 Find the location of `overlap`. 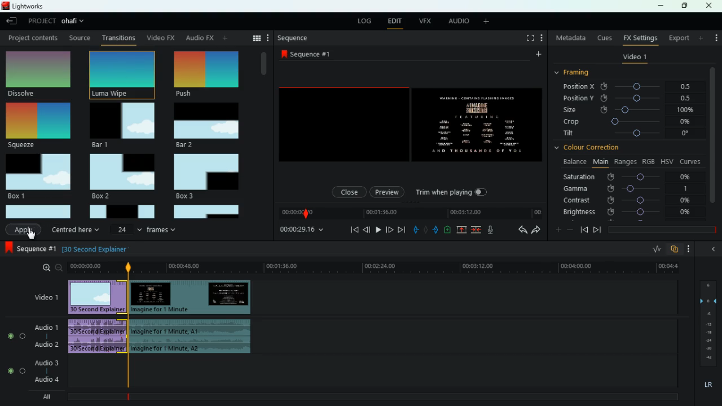

overlap is located at coordinates (676, 249).